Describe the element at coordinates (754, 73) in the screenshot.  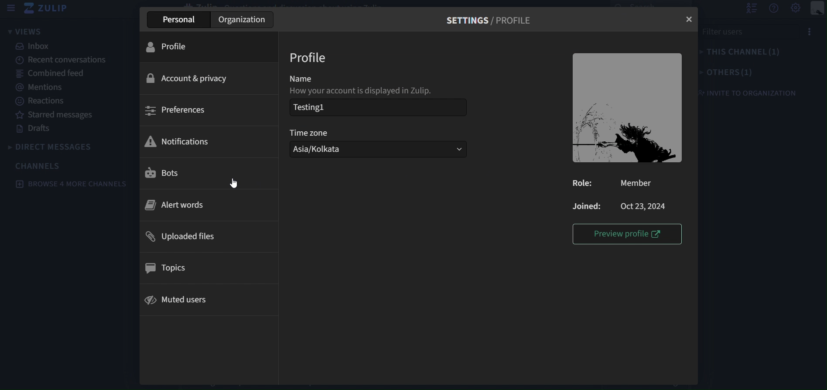
I see `others(1)` at that location.